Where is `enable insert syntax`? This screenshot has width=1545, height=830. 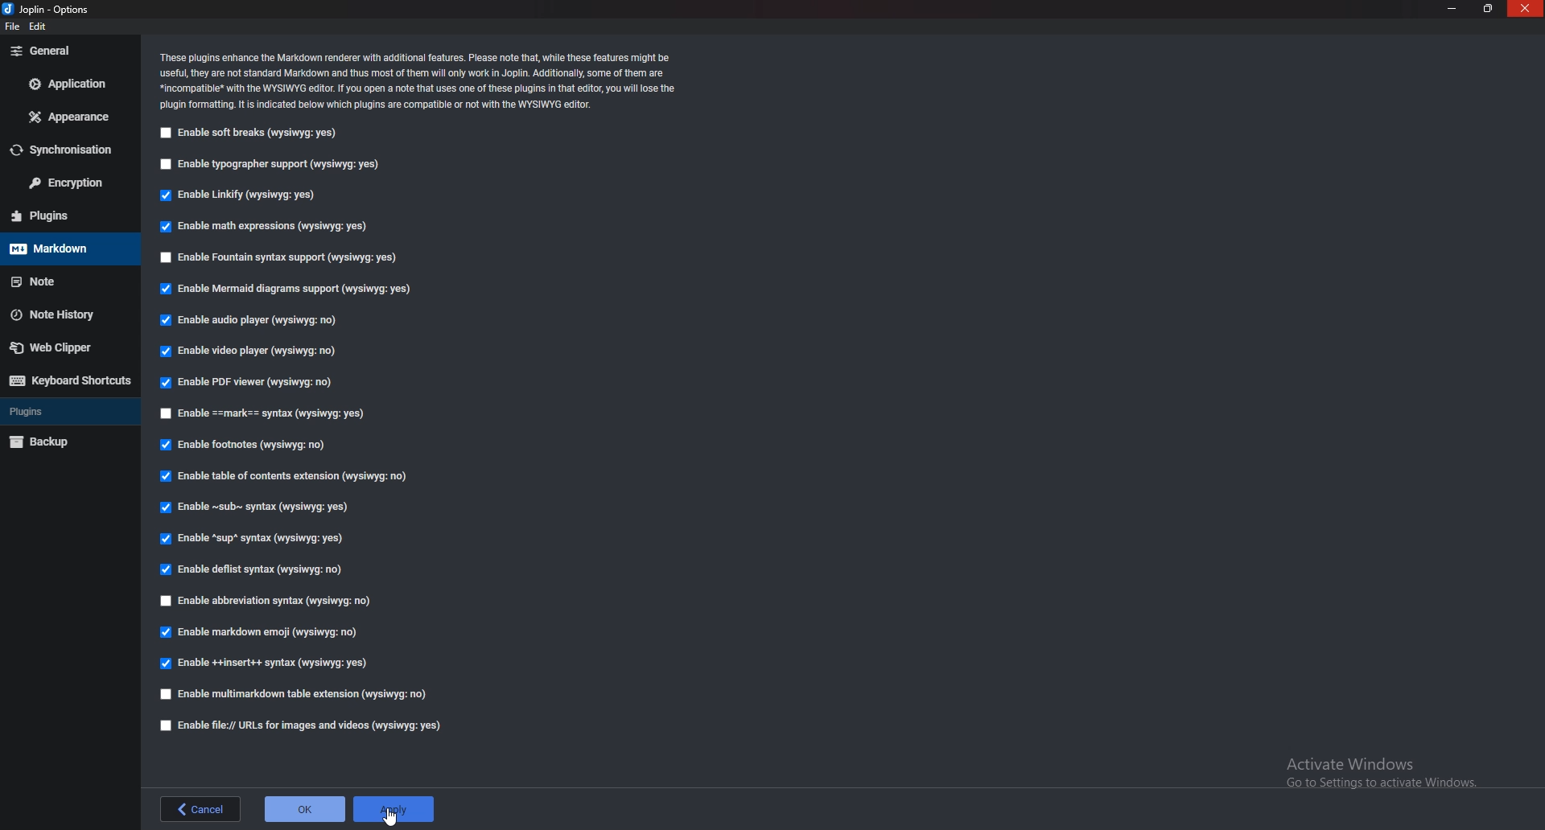
enable insert syntax is located at coordinates (264, 664).